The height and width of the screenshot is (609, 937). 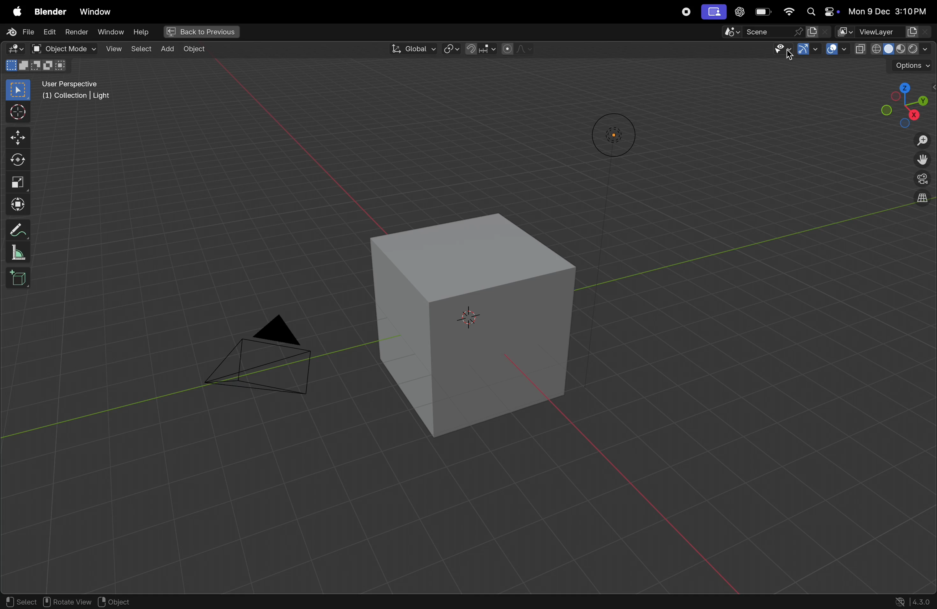 I want to click on scene, so click(x=770, y=31).